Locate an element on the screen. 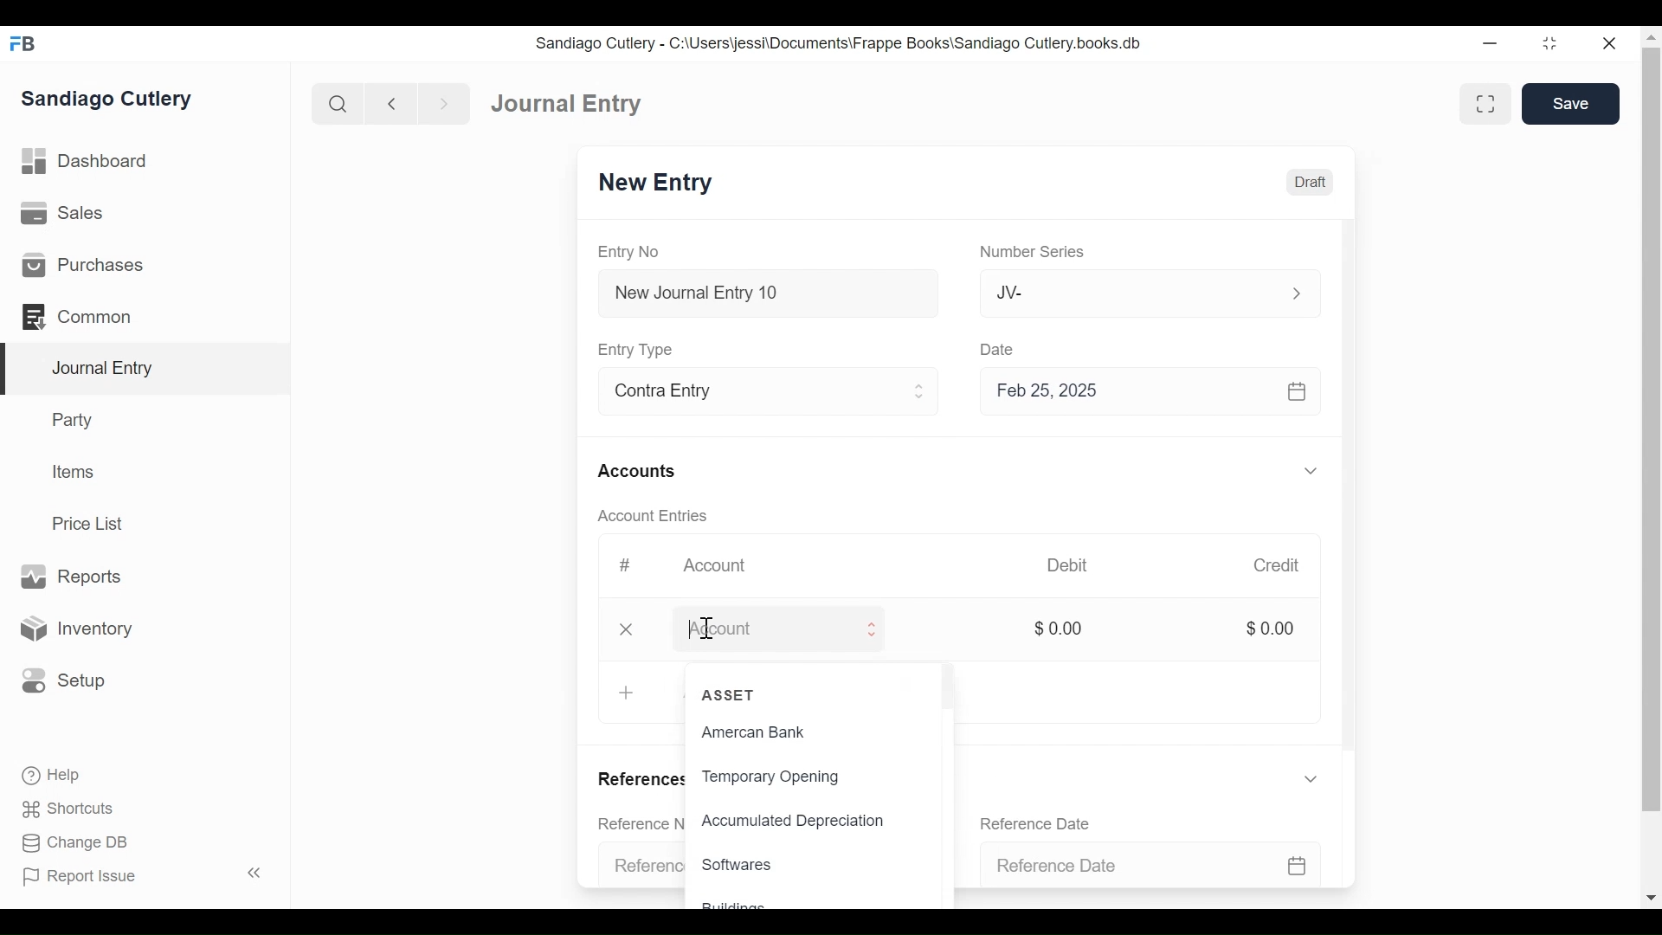 The width and height of the screenshot is (1662, 935). Navigate Back is located at coordinates (392, 104).